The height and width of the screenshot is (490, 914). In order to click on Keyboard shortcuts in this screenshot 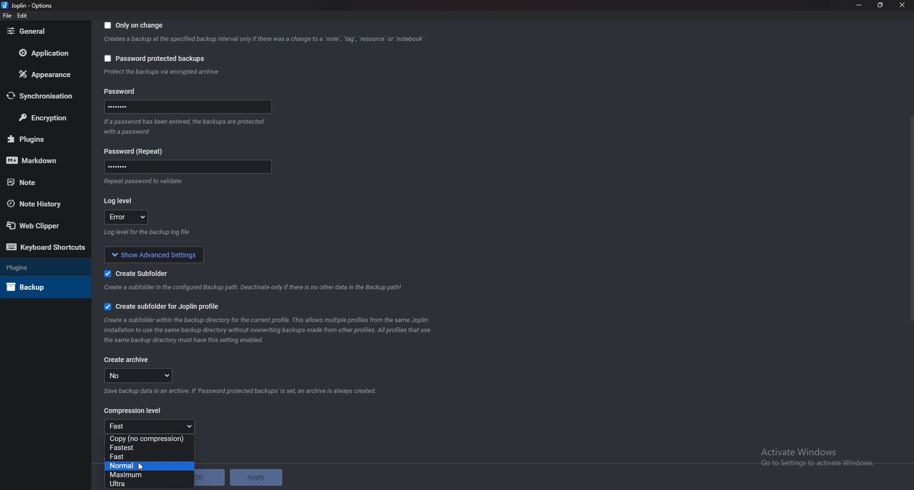, I will do `click(46, 246)`.